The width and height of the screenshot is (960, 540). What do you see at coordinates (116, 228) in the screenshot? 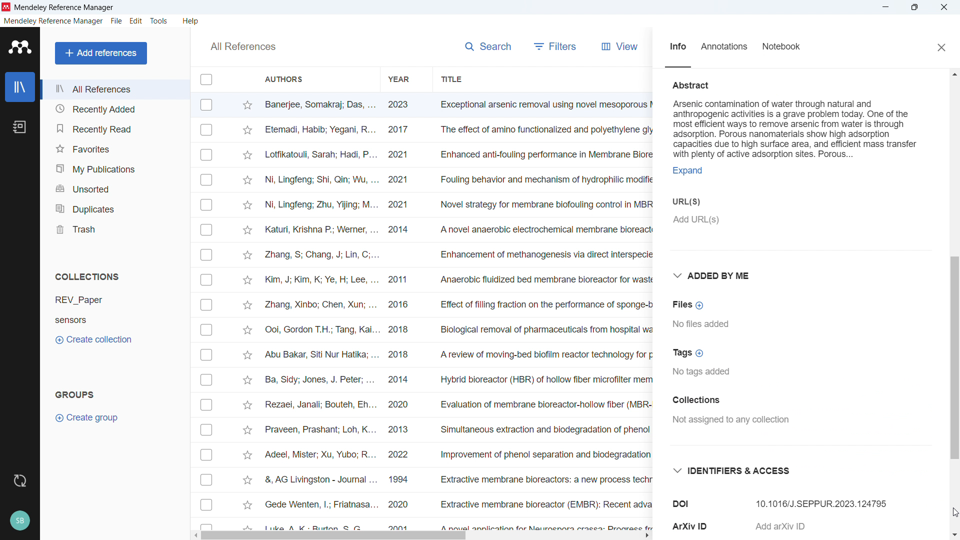
I see `trash` at bounding box center [116, 228].